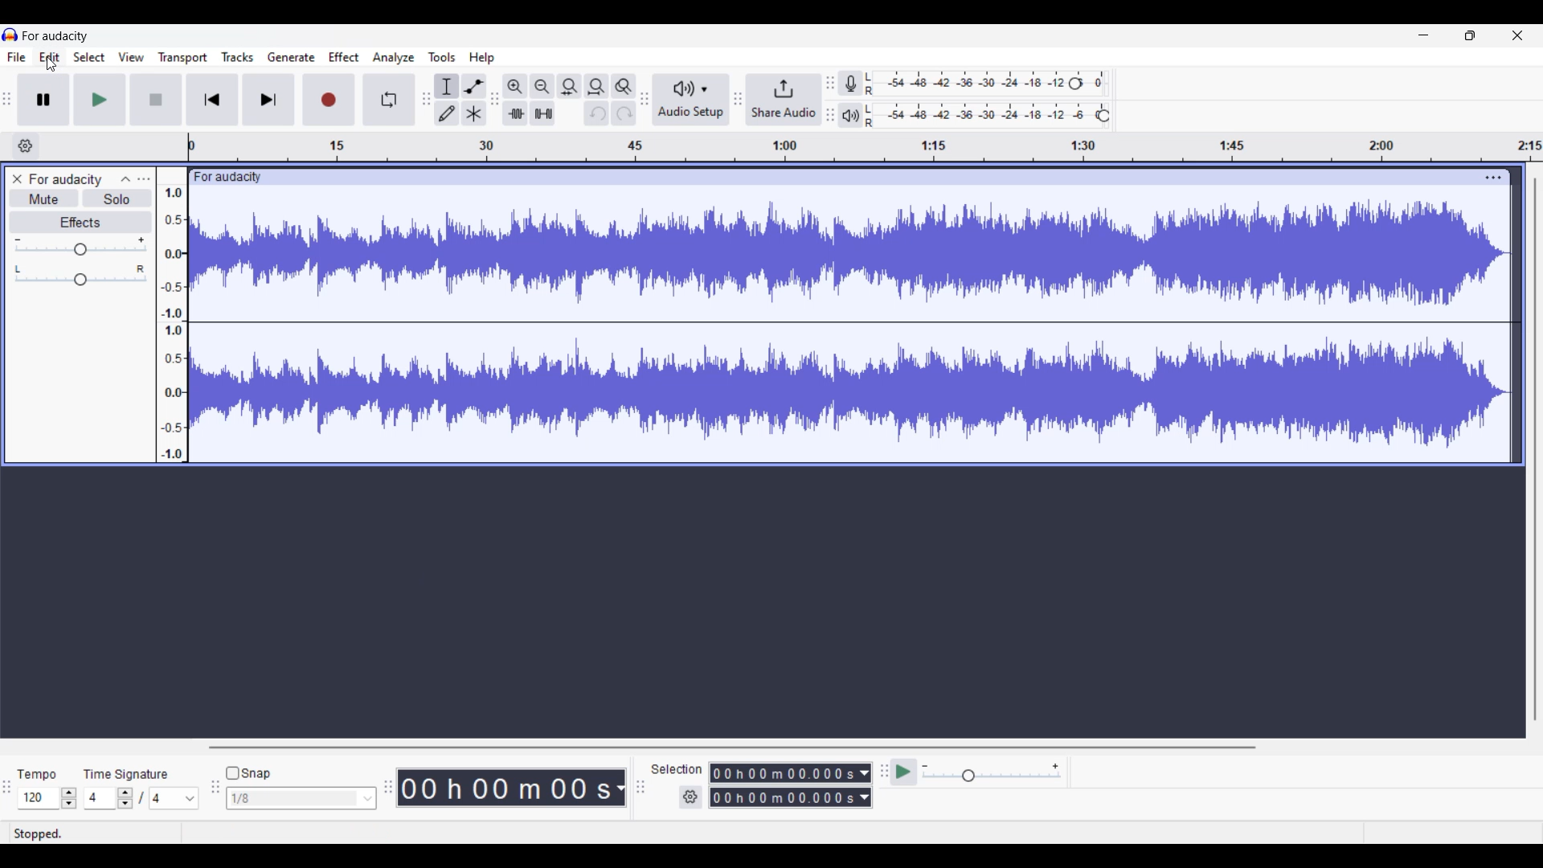  I want to click on Undo, so click(597, 113).